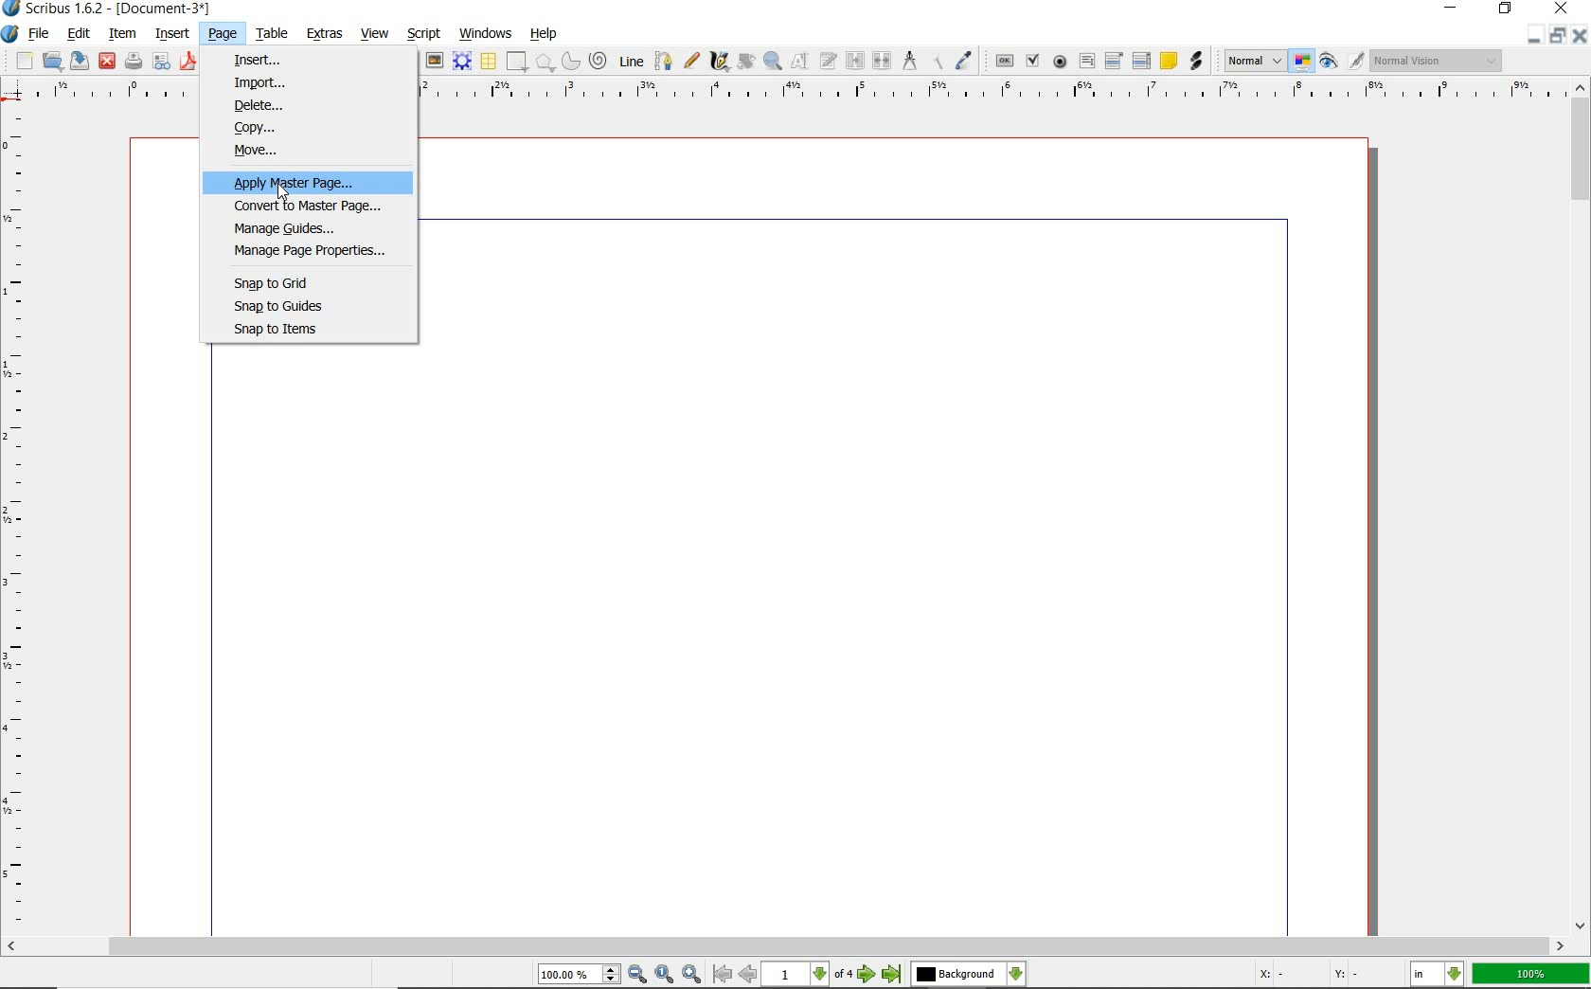  What do you see at coordinates (1582, 38) in the screenshot?
I see `Close` at bounding box center [1582, 38].